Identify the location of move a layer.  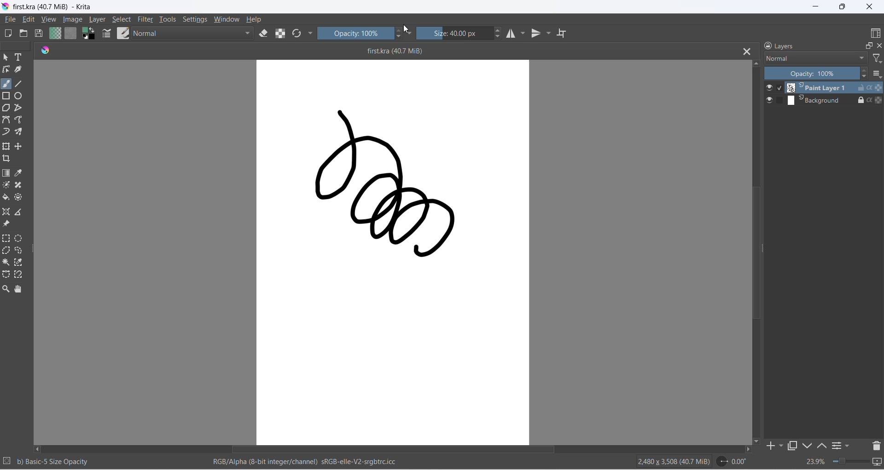
(18, 146).